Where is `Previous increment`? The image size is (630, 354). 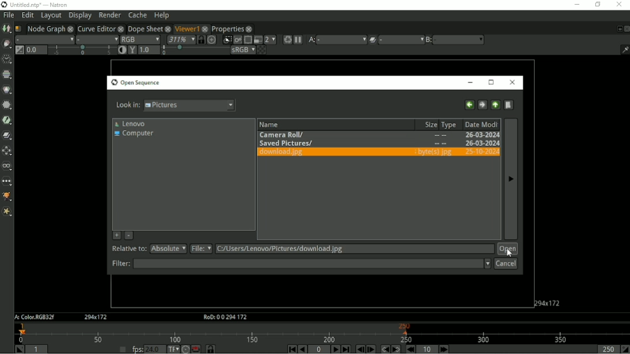 Previous increment is located at coordinates (411, 349).